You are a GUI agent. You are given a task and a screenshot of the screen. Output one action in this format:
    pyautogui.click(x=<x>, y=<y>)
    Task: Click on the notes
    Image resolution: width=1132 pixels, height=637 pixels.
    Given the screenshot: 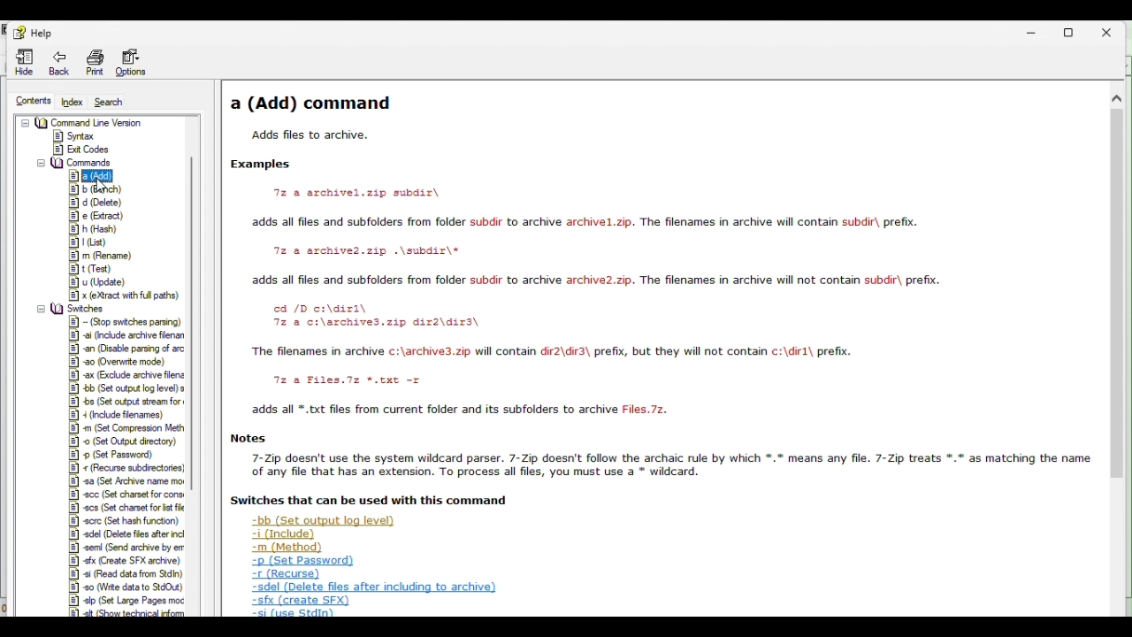 What is the action you would take?
    pyautogui.click(x=249, y=439)
    